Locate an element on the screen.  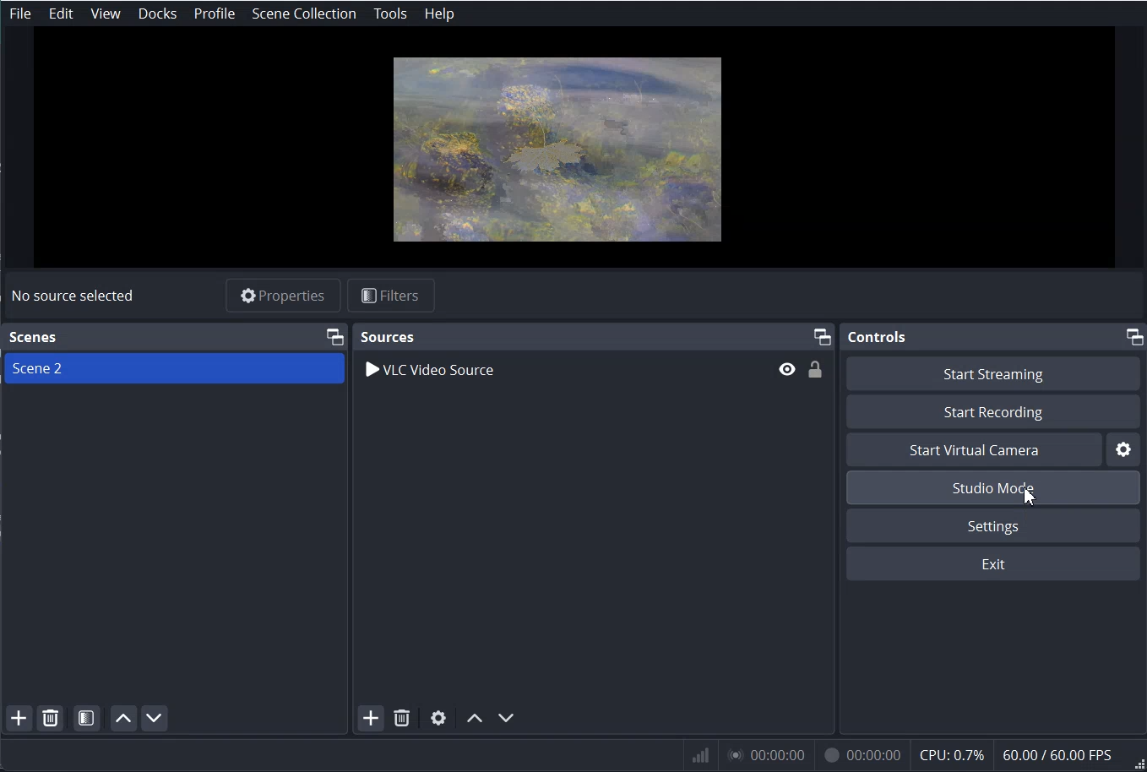
View is located at coordinates (105, 14).